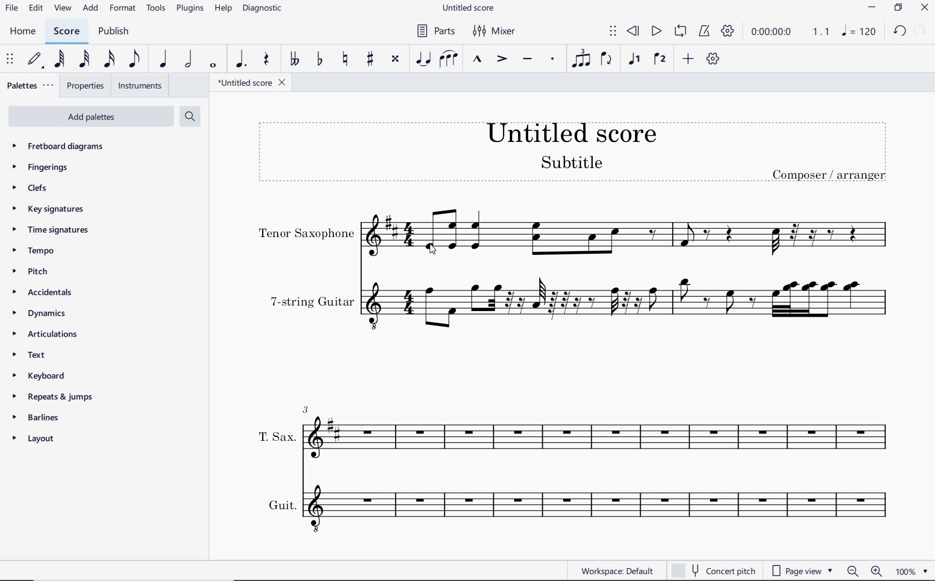 The height and width of the screenshot is (581, 935). Describe the element at coordinates (572, 428) in the screenshot. I see `INSTRUMENT: T.SAX` at that location.